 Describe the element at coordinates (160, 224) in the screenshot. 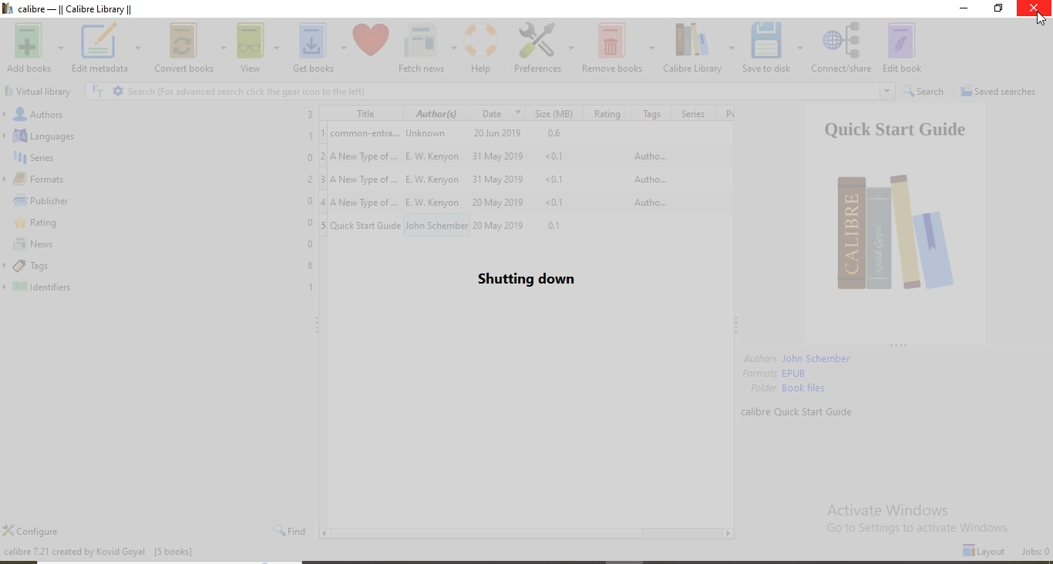

I see `Rating` at that location.